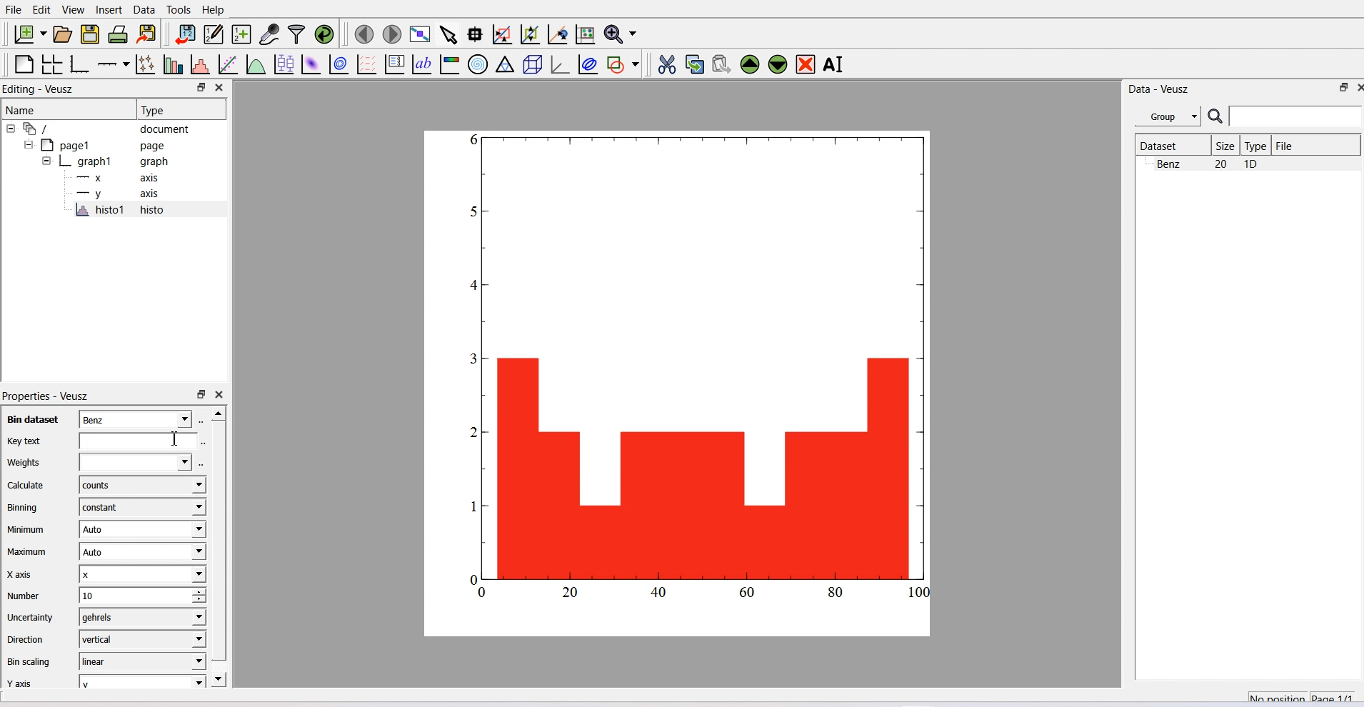 This screenshot has width=1364, height=707. Describe the element at coordinates (393, 34) in the screenshot. I see `Move to the next page` at that location.